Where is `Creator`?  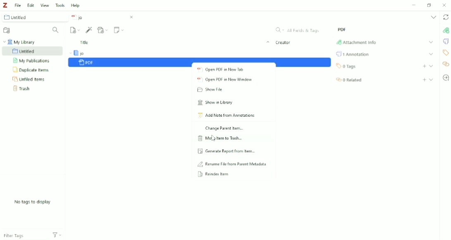
Creator is located at coordinates (284, 43).